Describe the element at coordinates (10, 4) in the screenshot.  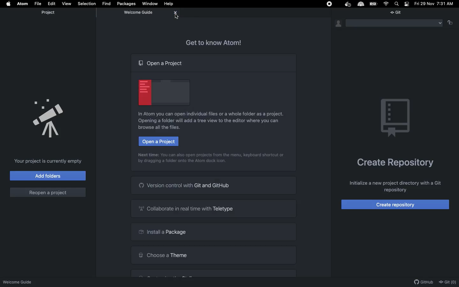
I see `Apple logo` at that location.